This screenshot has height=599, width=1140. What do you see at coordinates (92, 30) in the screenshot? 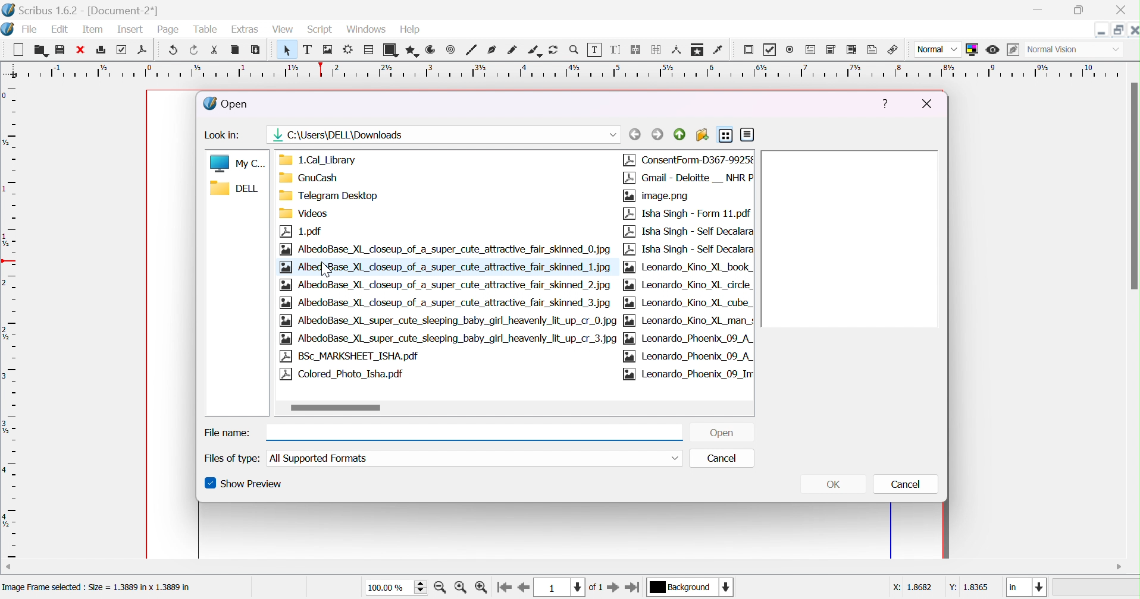
I see `item` at bounding box center [92, 30].